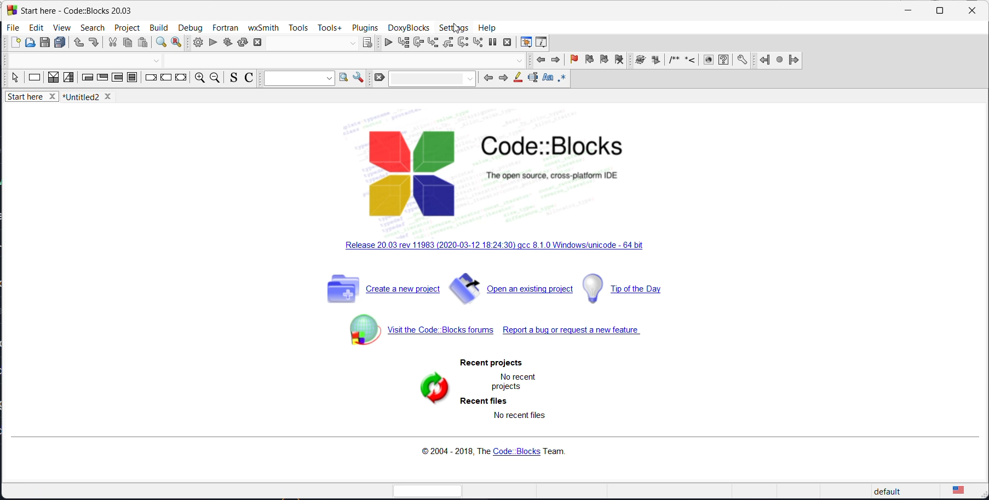  Describe the element at coordinates (91, 97) in the screenshot. I see `untitled 2` at that location.